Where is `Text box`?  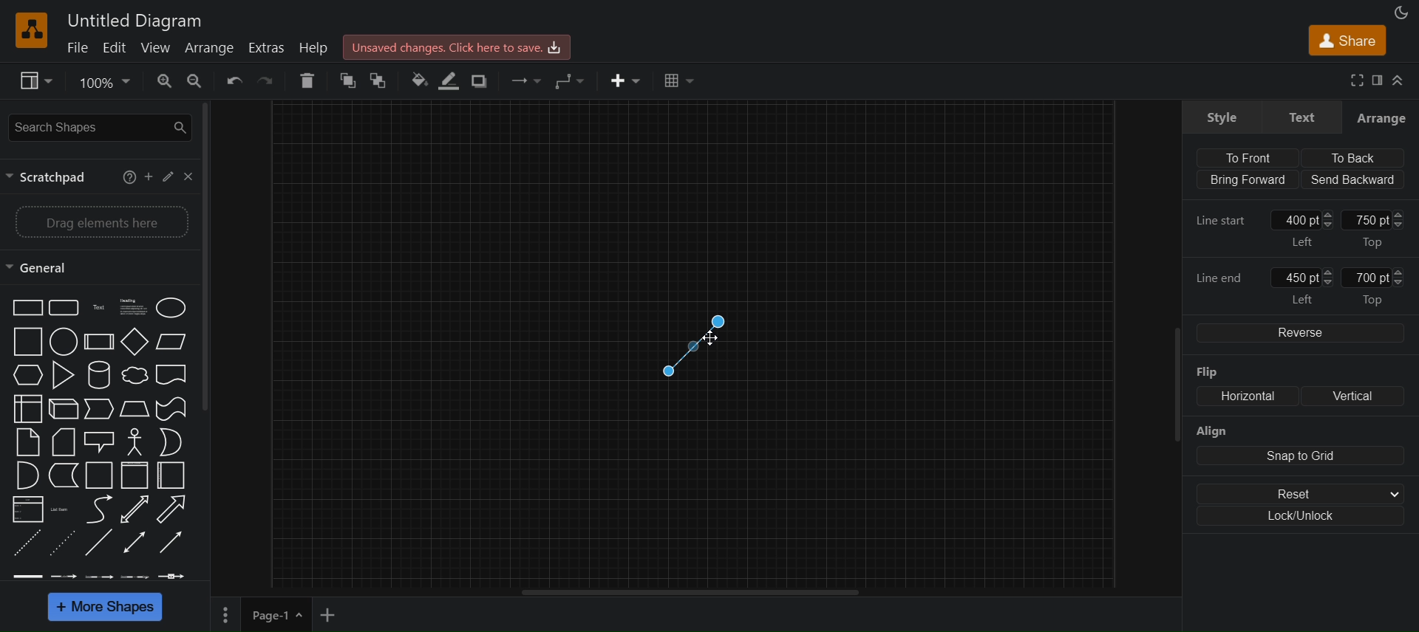 Text box is located at coordinates (130, 306).